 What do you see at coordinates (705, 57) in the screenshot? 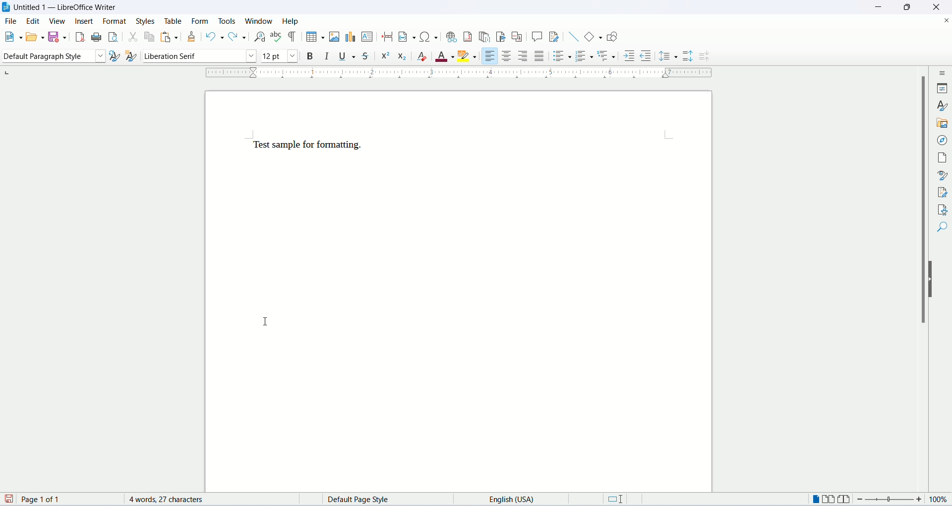
I see `decrease paragraph spacing` at bounding box center [705, 57].